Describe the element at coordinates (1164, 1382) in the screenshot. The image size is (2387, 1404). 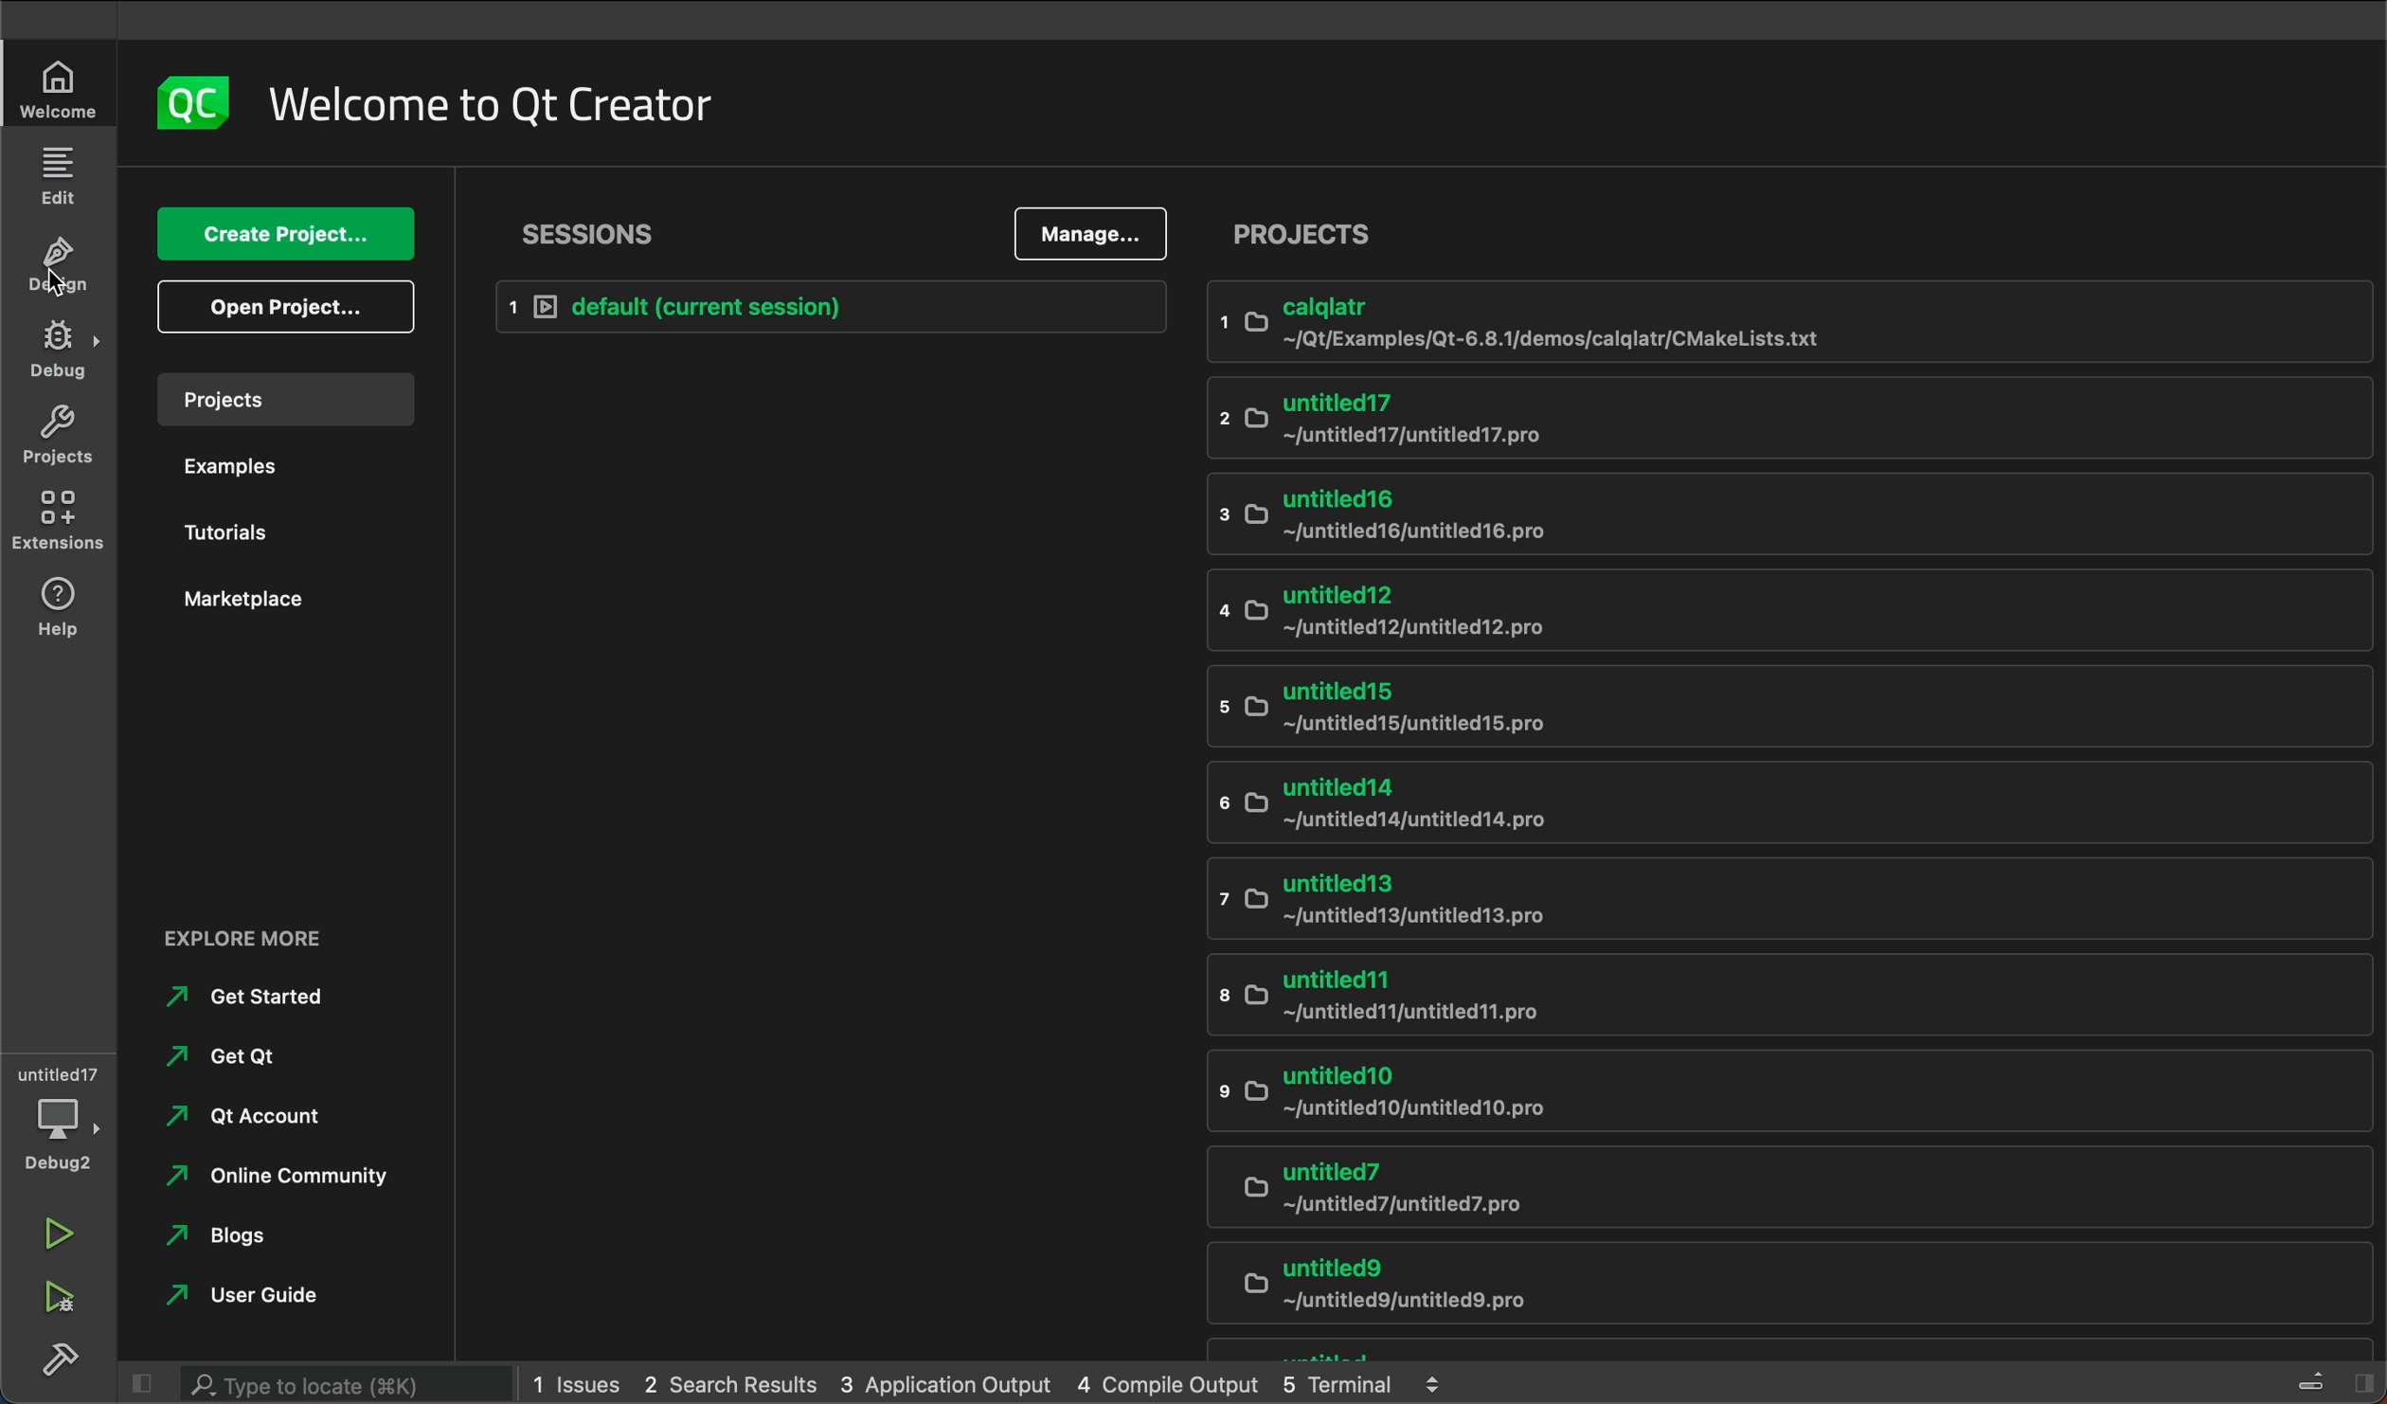
I see `4 Compile Output` at that location.